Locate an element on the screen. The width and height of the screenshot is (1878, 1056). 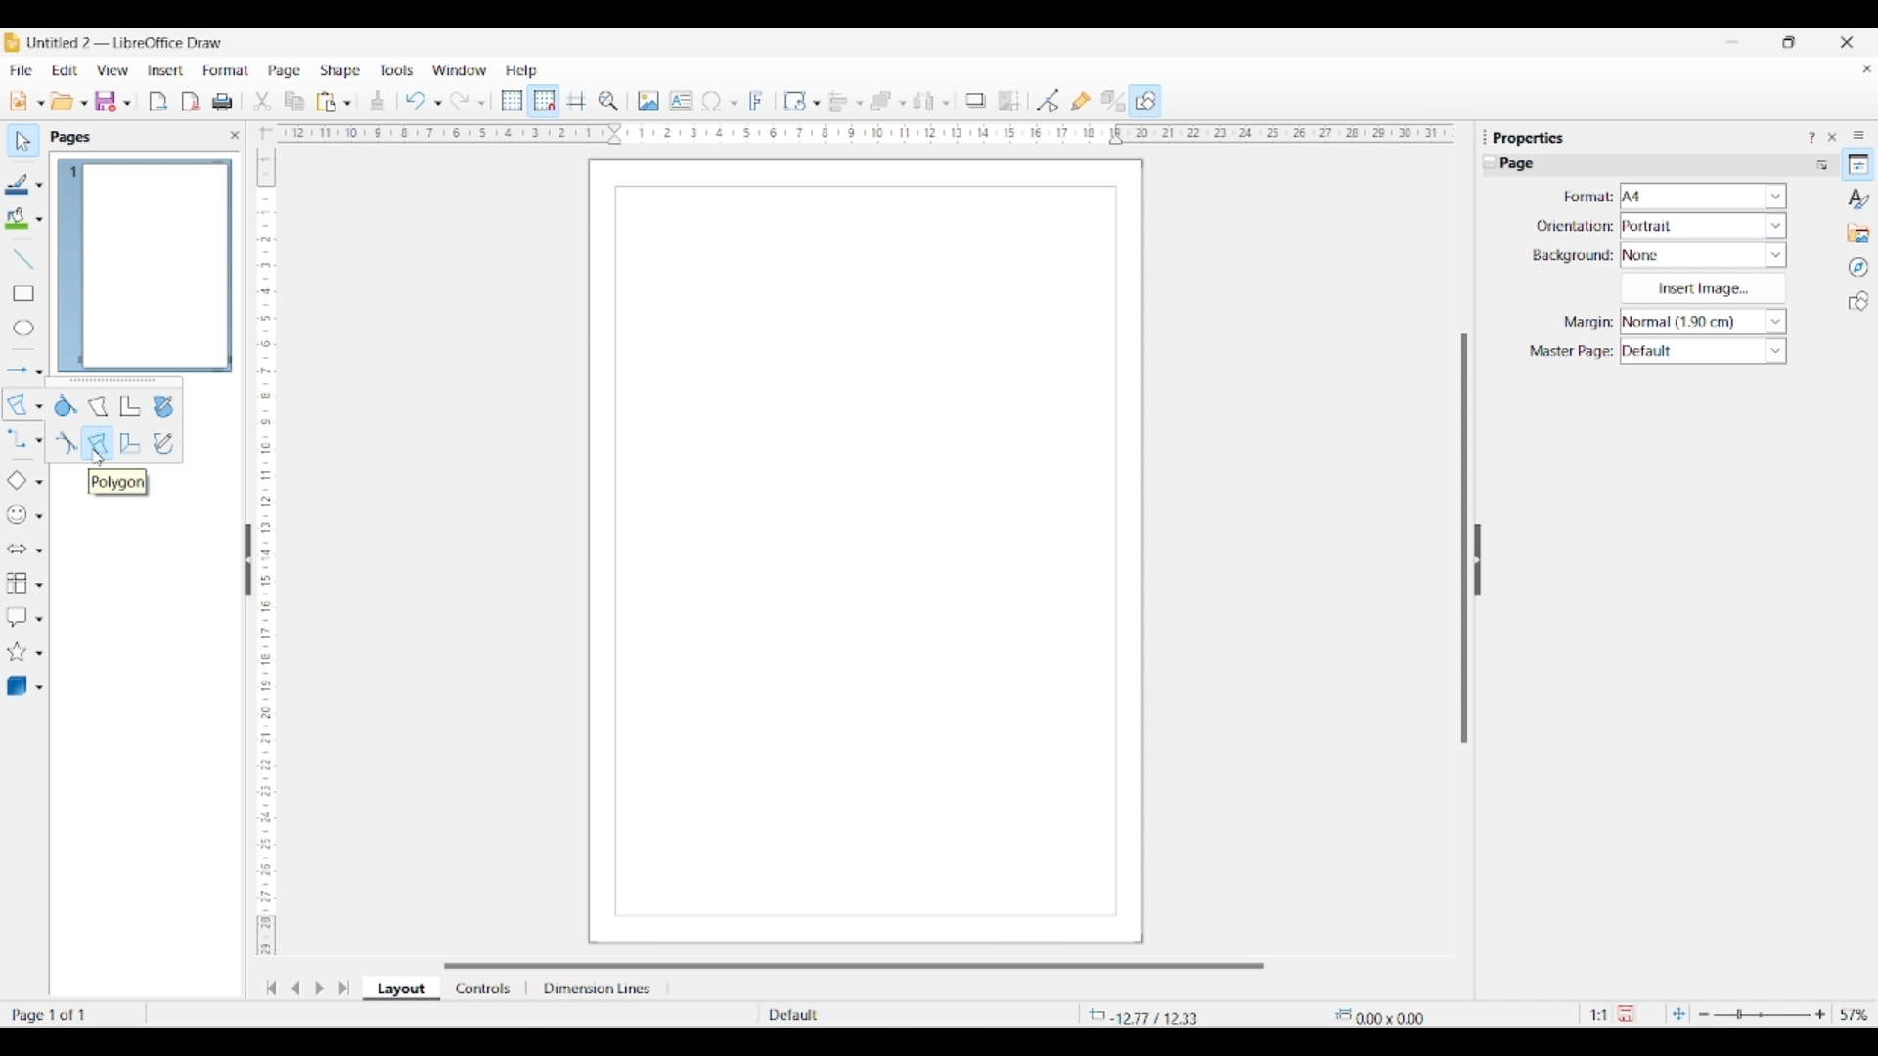
Selected new document is located at coordinates (19, 101).